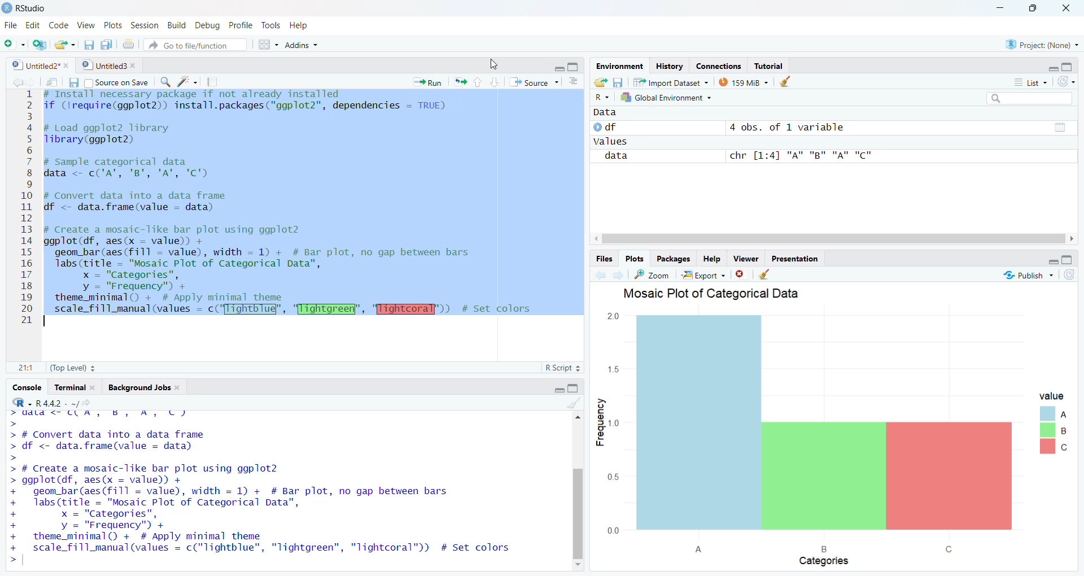 Image resolution: width=1084 pixels, height=576 pixels. What do you see at coordinates (26, 368) in the screenshot?
I see `1:1` at bounding box center [26, 368].